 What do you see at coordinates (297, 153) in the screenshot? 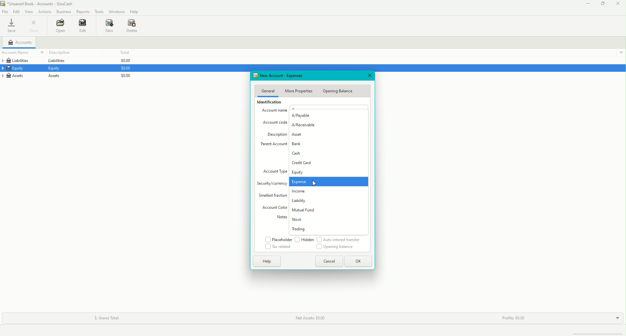
I see `Cash` at bounding box center [297, 153].